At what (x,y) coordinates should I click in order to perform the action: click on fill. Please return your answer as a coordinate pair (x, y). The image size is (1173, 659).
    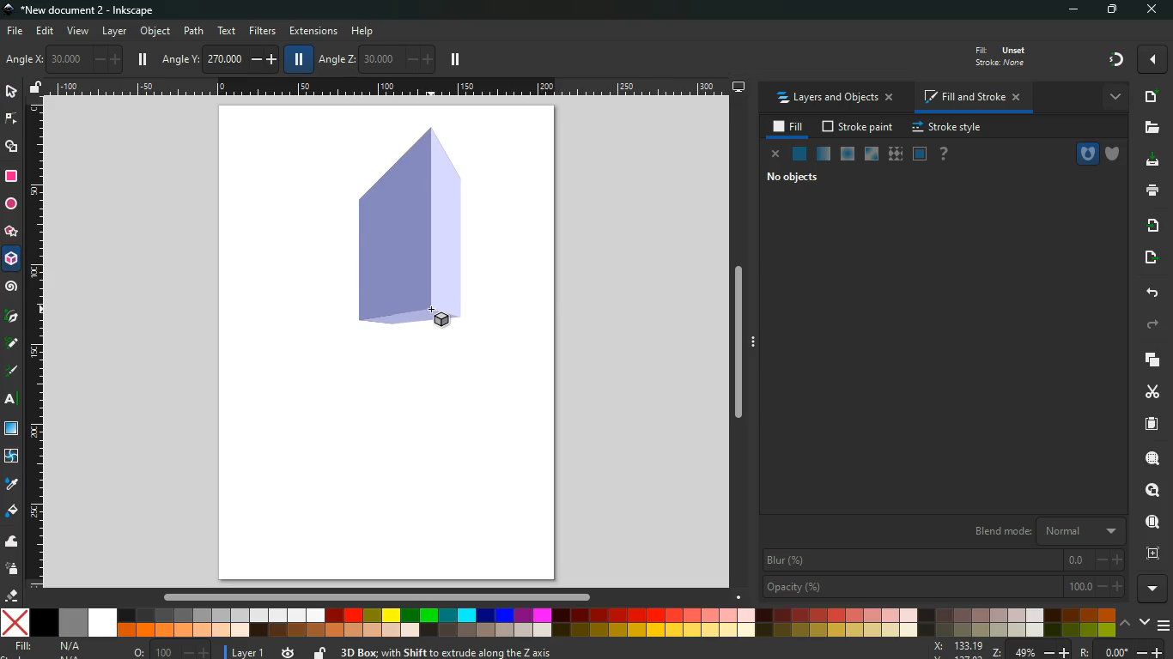
    Looking at the image, I should click on (59, 648).